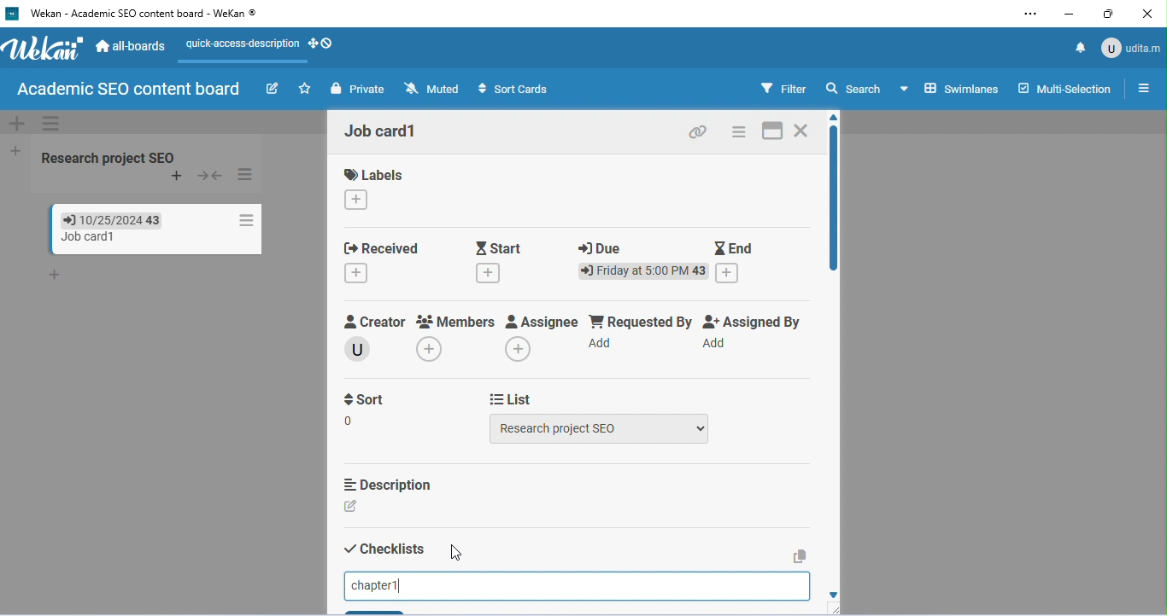  What do you see at coordinates (79, 237) in the screenshot?
I see `card name: Job card1` at bounding box center [79, 237].